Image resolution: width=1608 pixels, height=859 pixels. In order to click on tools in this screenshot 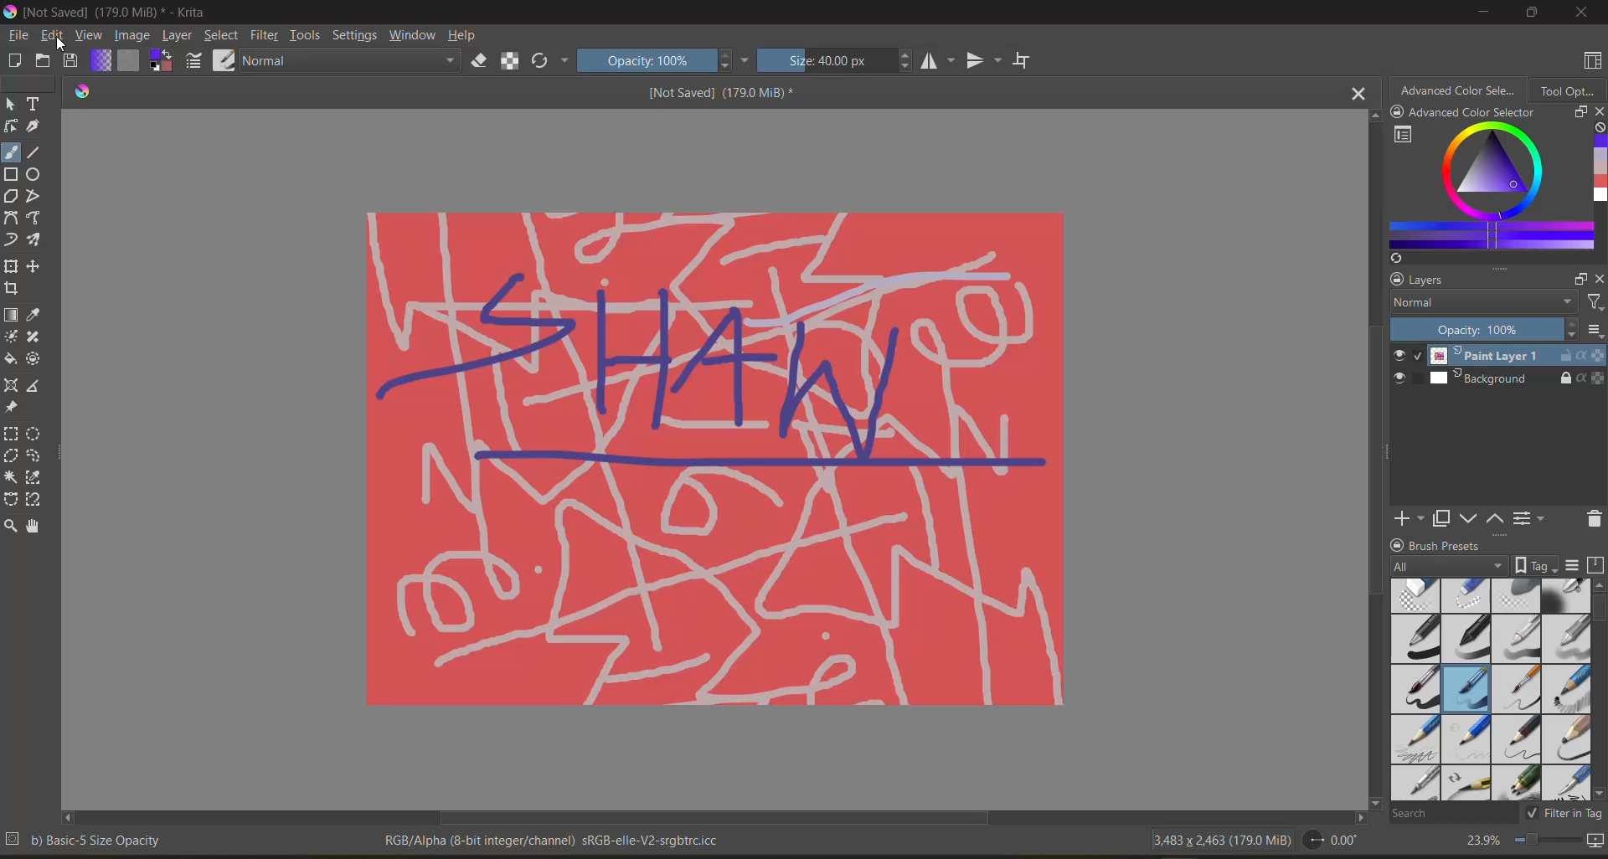, I will do `click(307, 36)`.